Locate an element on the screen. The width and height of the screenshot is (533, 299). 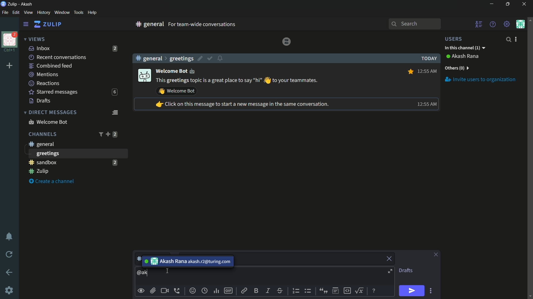
add gif is located at coordinates (228, 291).